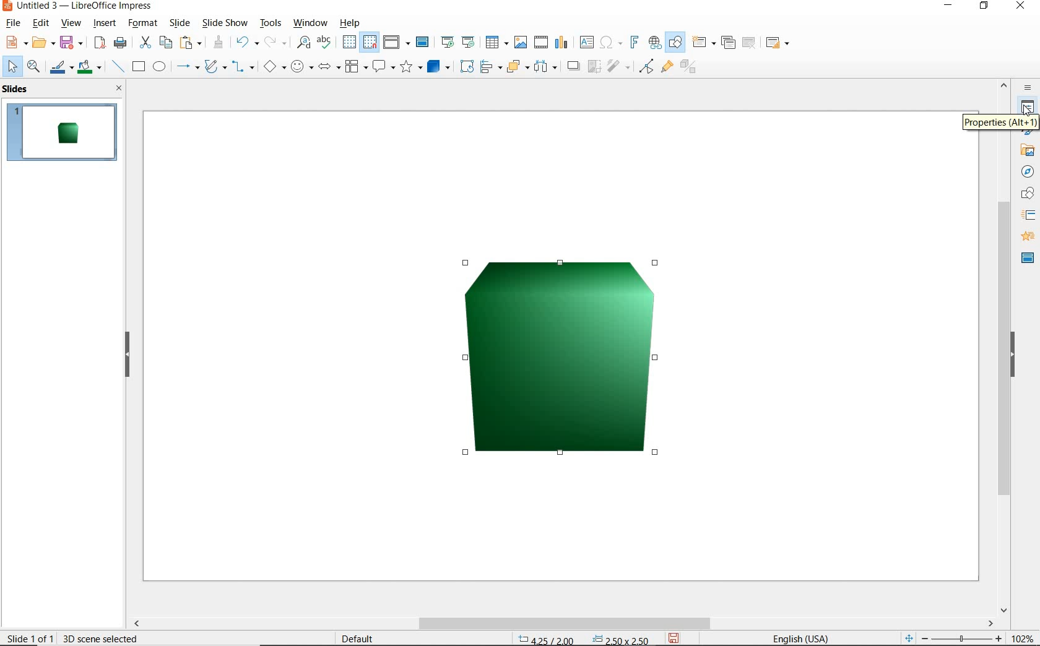 Image resolution: width=1040 pixels, height=646 pixels. What do you see at coordinates (635, 44) in the screenshot?
I see `insert frontwork text` at bounding box center [635, 44].